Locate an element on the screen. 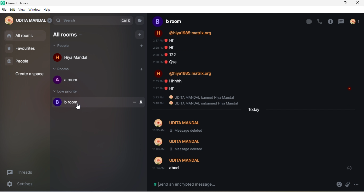 The image size is (364, 192). add is located at coordinates (140, 34).